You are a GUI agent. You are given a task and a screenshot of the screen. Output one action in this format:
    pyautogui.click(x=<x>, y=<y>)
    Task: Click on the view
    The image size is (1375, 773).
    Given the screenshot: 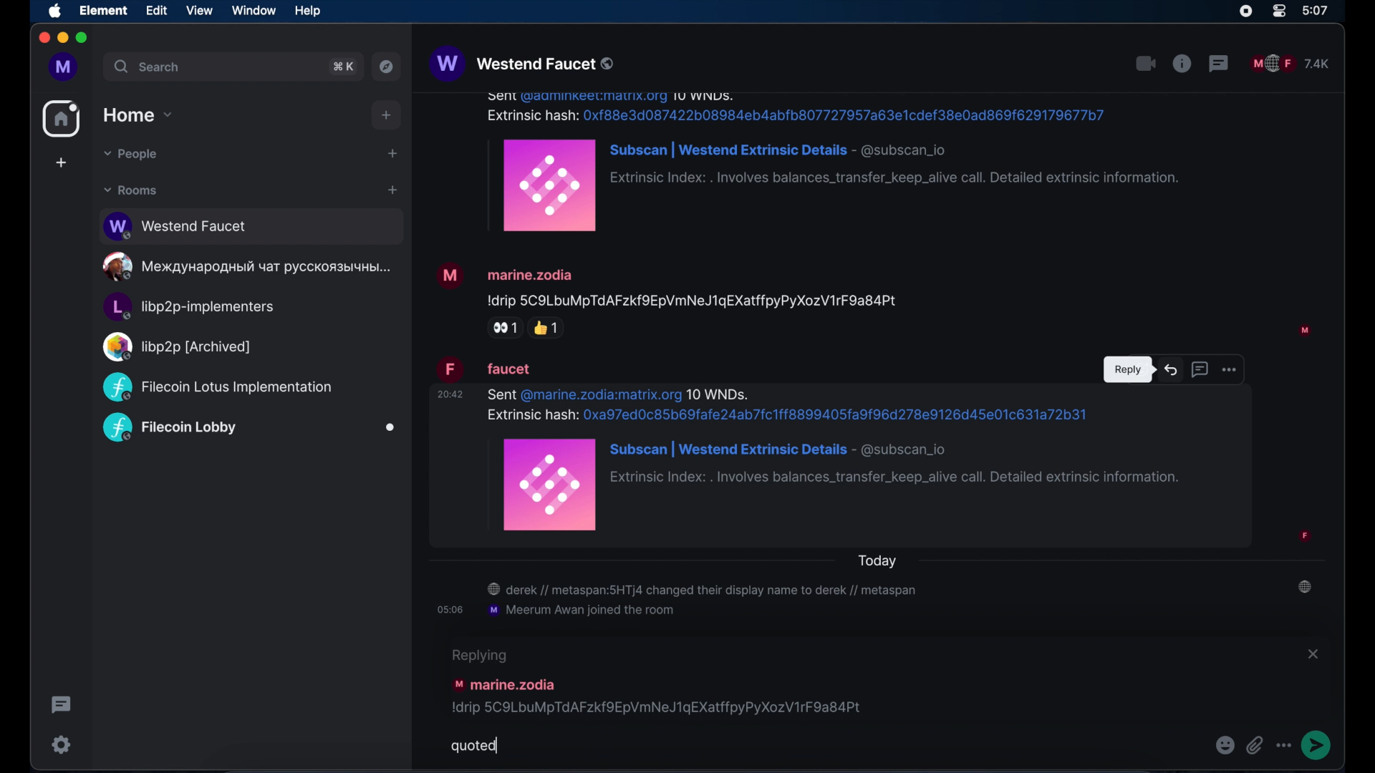 What is the action you would take?
    pyautogui.click(x=198, y=10)
    